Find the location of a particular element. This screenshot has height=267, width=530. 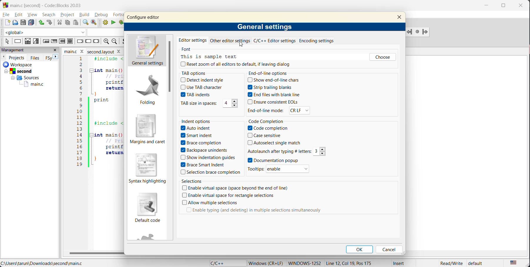

Jump back is located at coordinates (409, 32).